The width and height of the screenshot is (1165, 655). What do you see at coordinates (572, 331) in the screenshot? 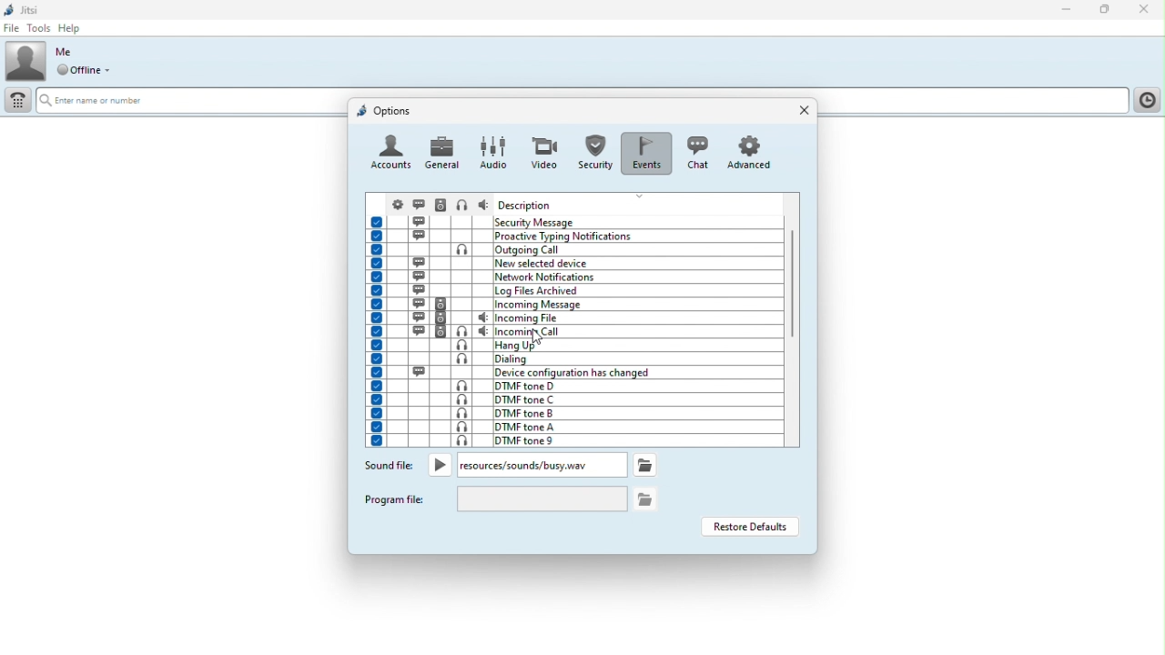
I see `incoming call` at bounding box center [572, 331].